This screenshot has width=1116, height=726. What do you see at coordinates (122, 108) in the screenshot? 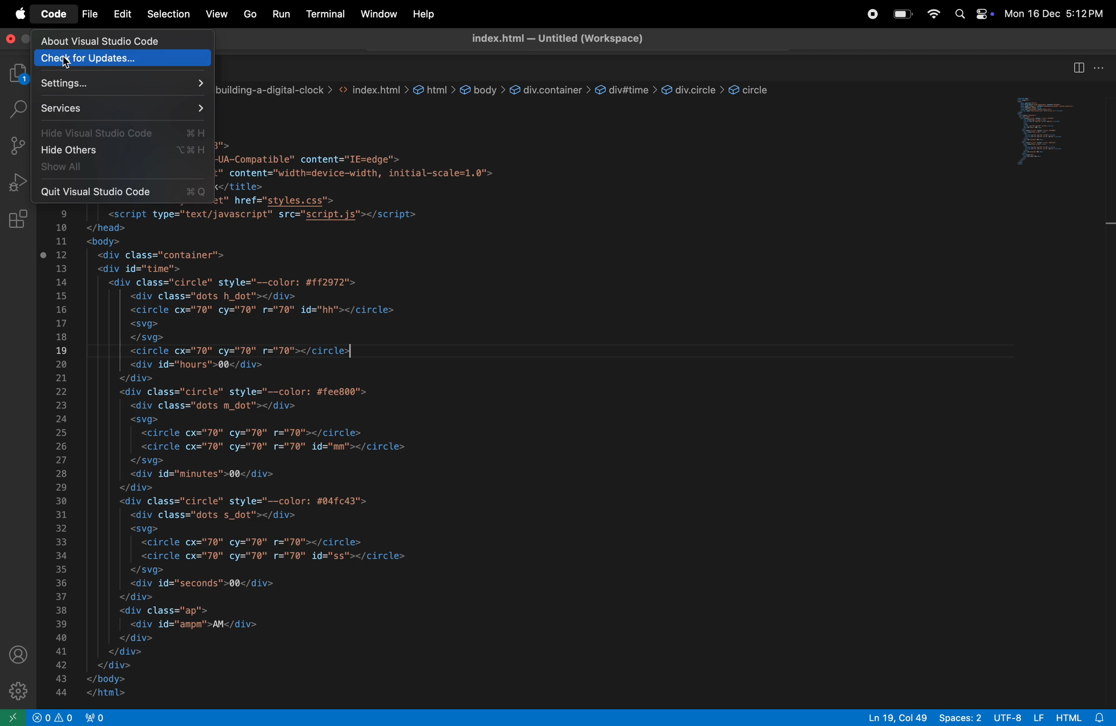
I see `services` at bounding box center [122, 108].